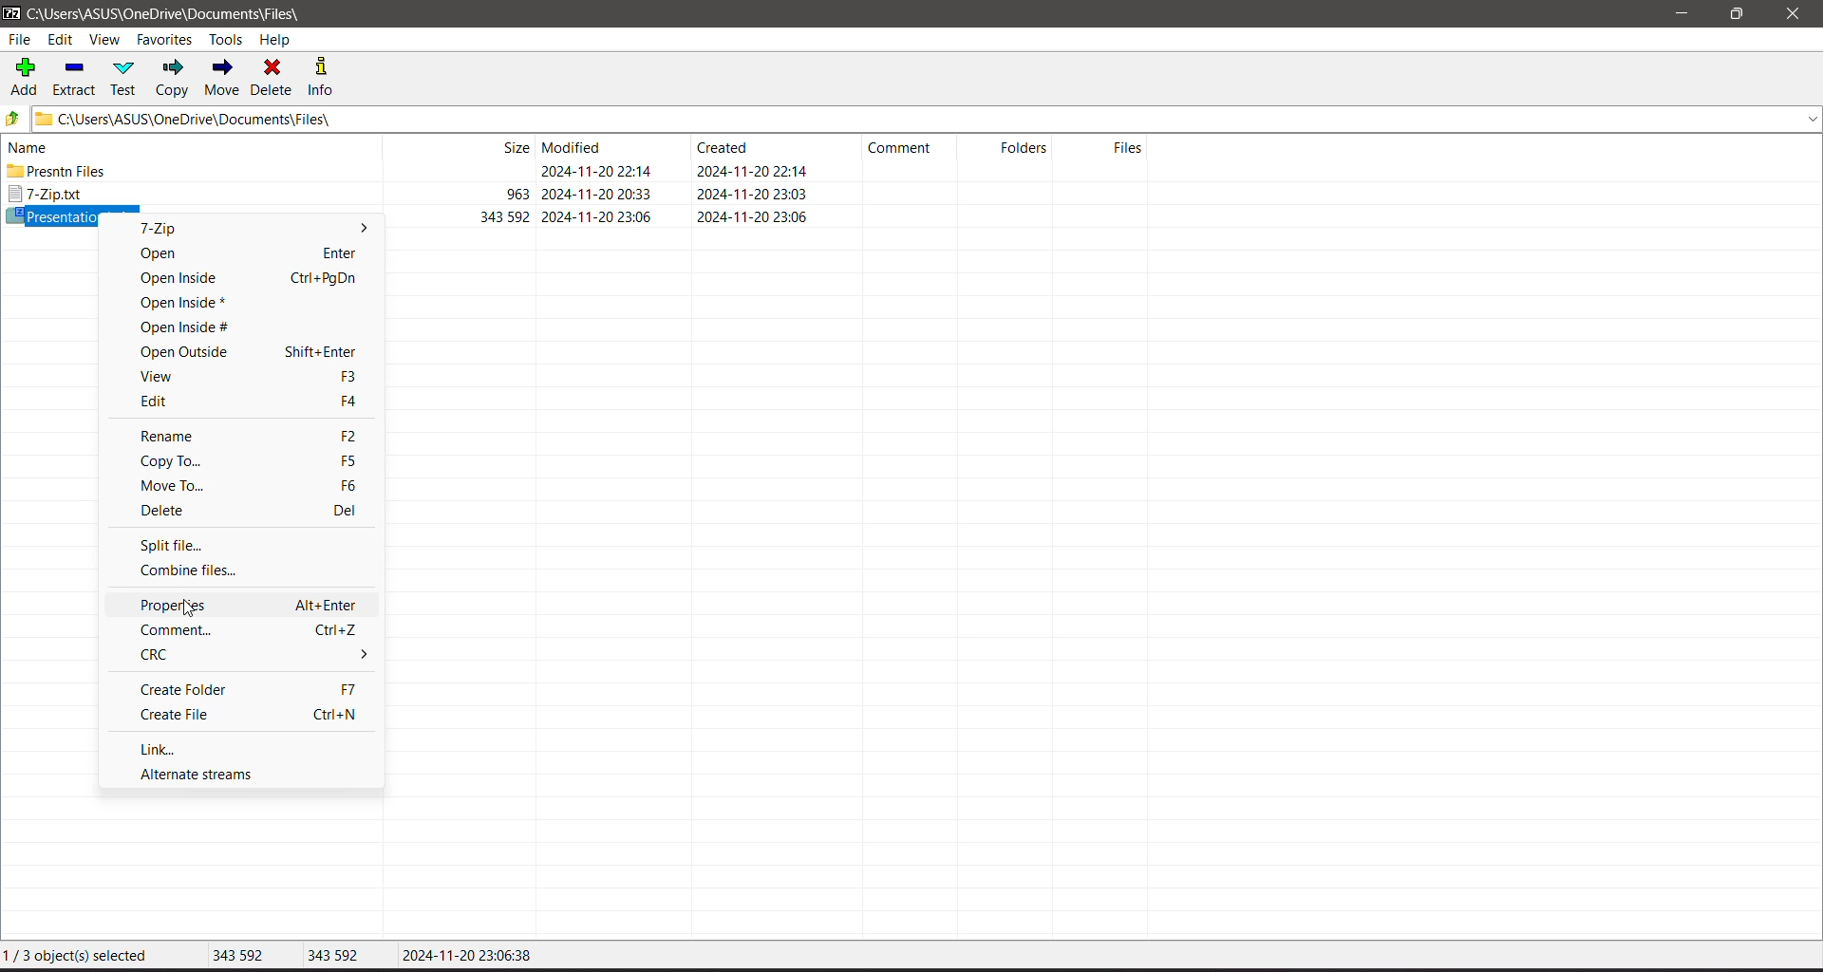 This screenshot has width=1823, height=972. What do you see at coordinates (226, 435) in the screenshot?
I see `Rename` at bounding box center [226, 435].